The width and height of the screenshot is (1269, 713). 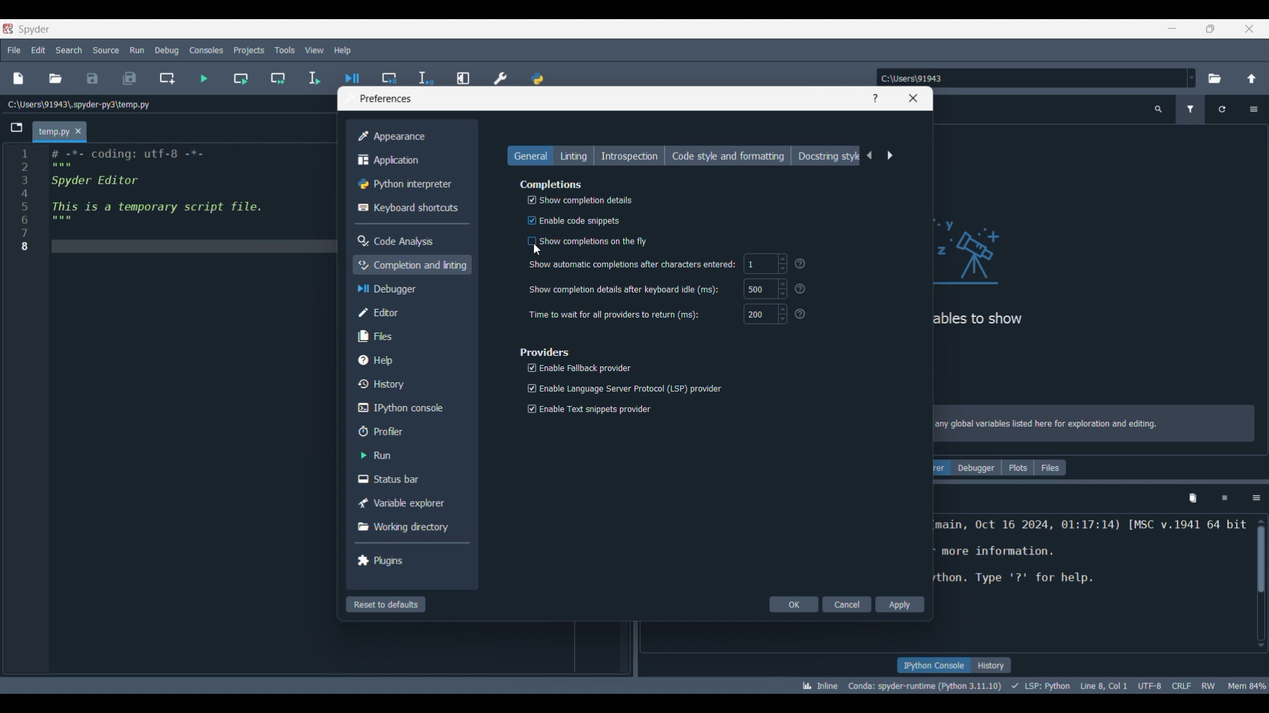 I want to click on History, so click(x=991, y=665).